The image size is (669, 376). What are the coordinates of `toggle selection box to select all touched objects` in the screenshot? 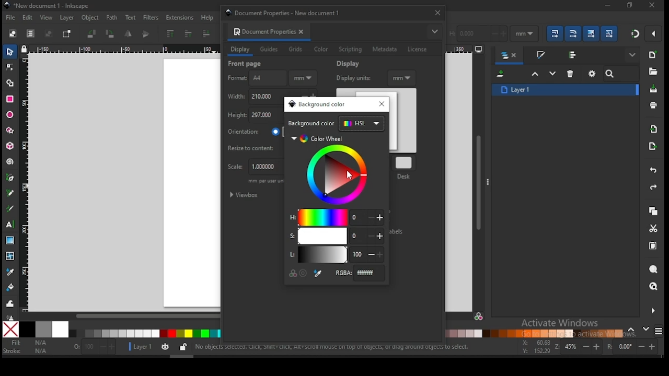 It's located at (67, 34).